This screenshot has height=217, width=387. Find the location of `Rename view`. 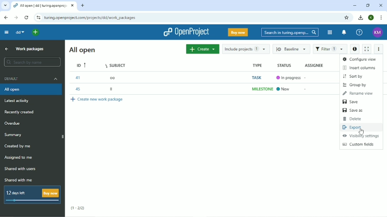

Rename view is located at coordinates (358, 93).